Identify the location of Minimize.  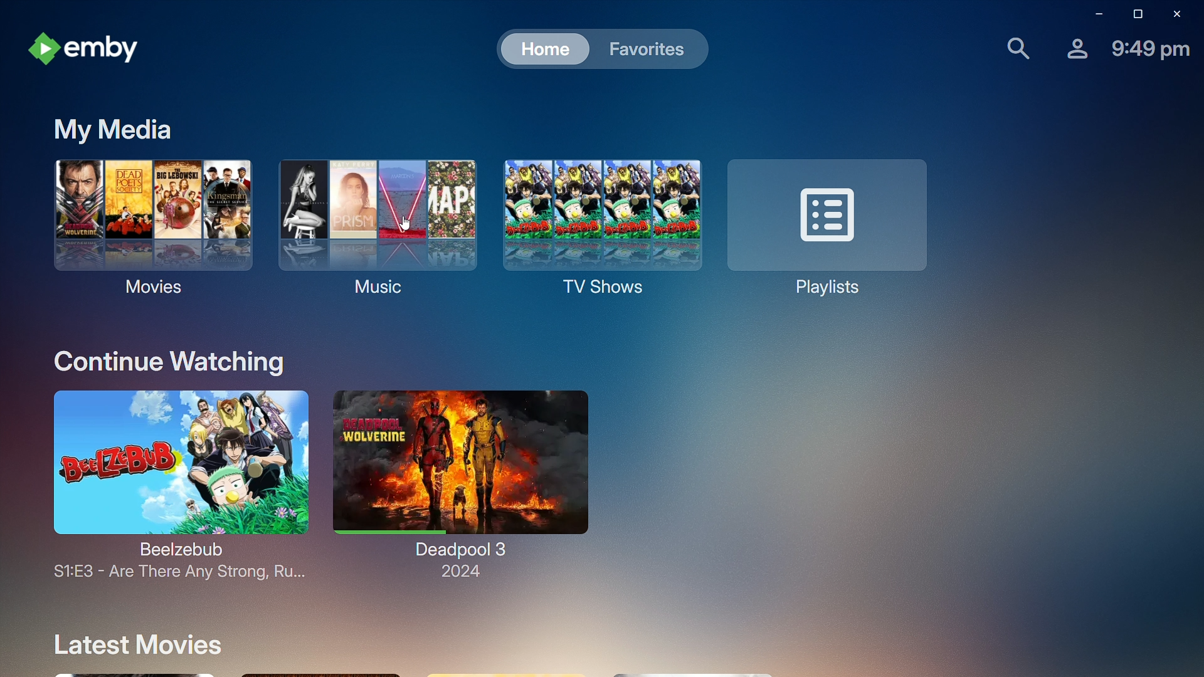
(1093, 14).